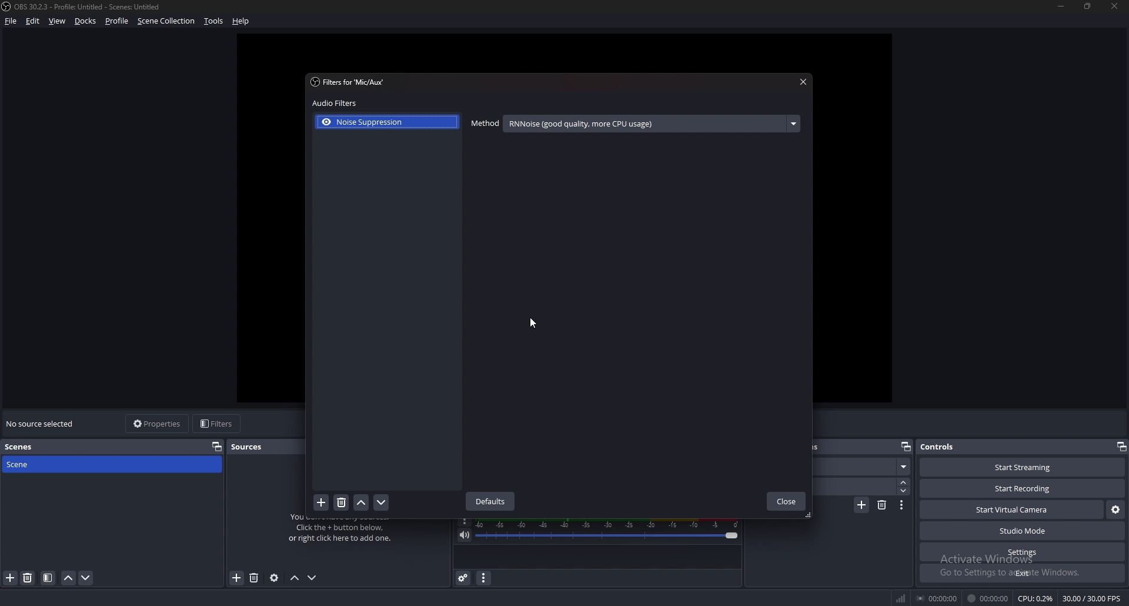 Image resolution: width=1129 pixels, height=606 pixels. Describe the element at coordinates (1037, 599) in the screenshot. I see `CPU: 0.3%` at that location.